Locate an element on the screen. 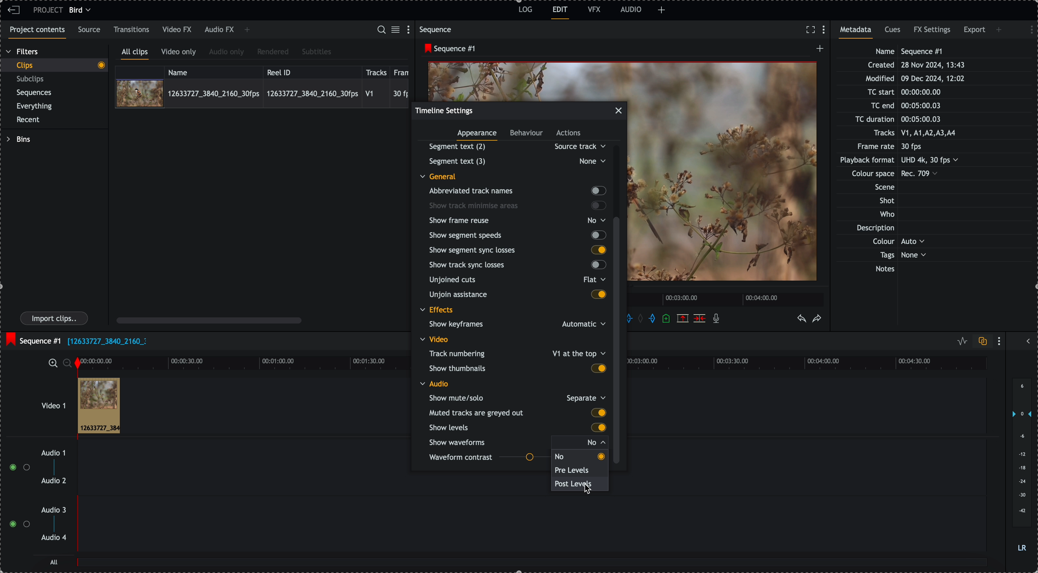 The width and height of the screenshot is (1038, 573). fullscreen is located at coordinates (810, 29).